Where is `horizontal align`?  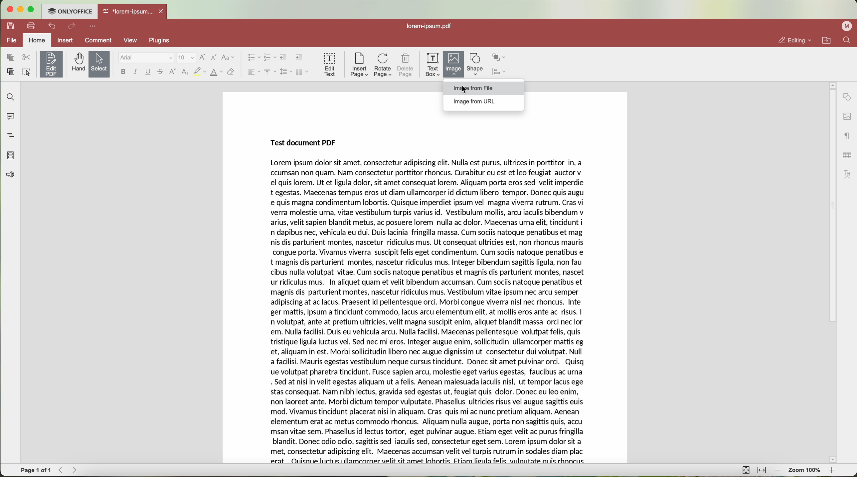
horizontal align is located at coordinates (253, 72).